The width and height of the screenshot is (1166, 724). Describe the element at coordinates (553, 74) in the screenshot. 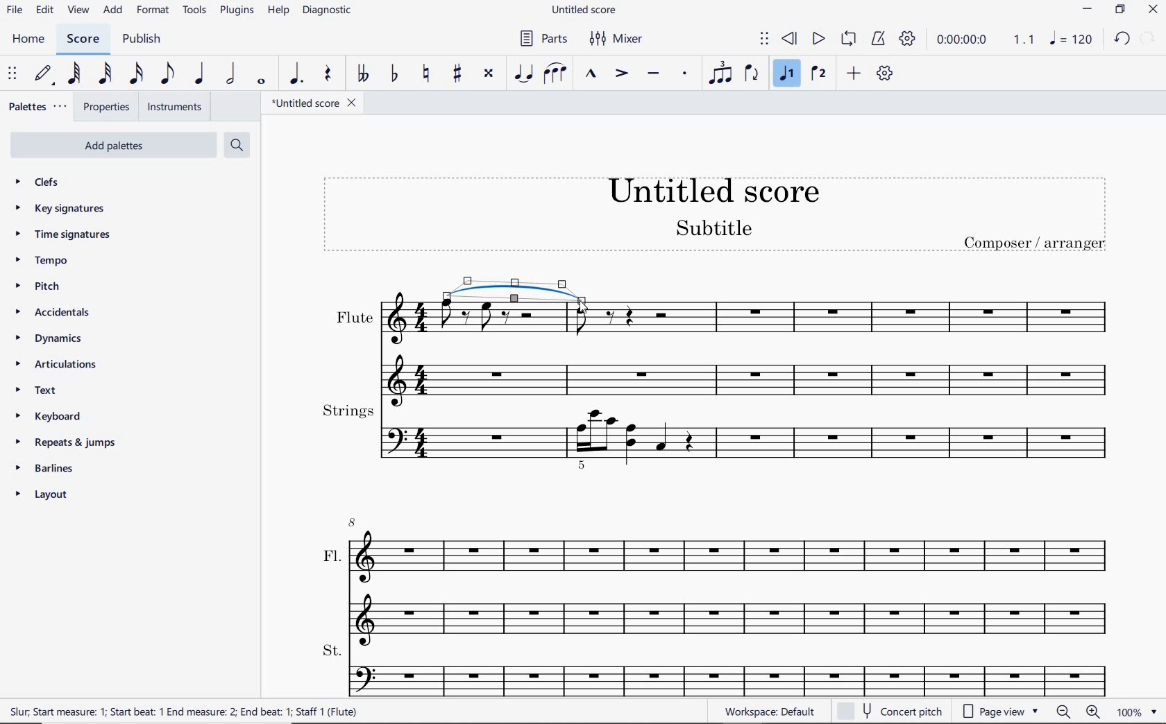

I see `SLUR` at that location.